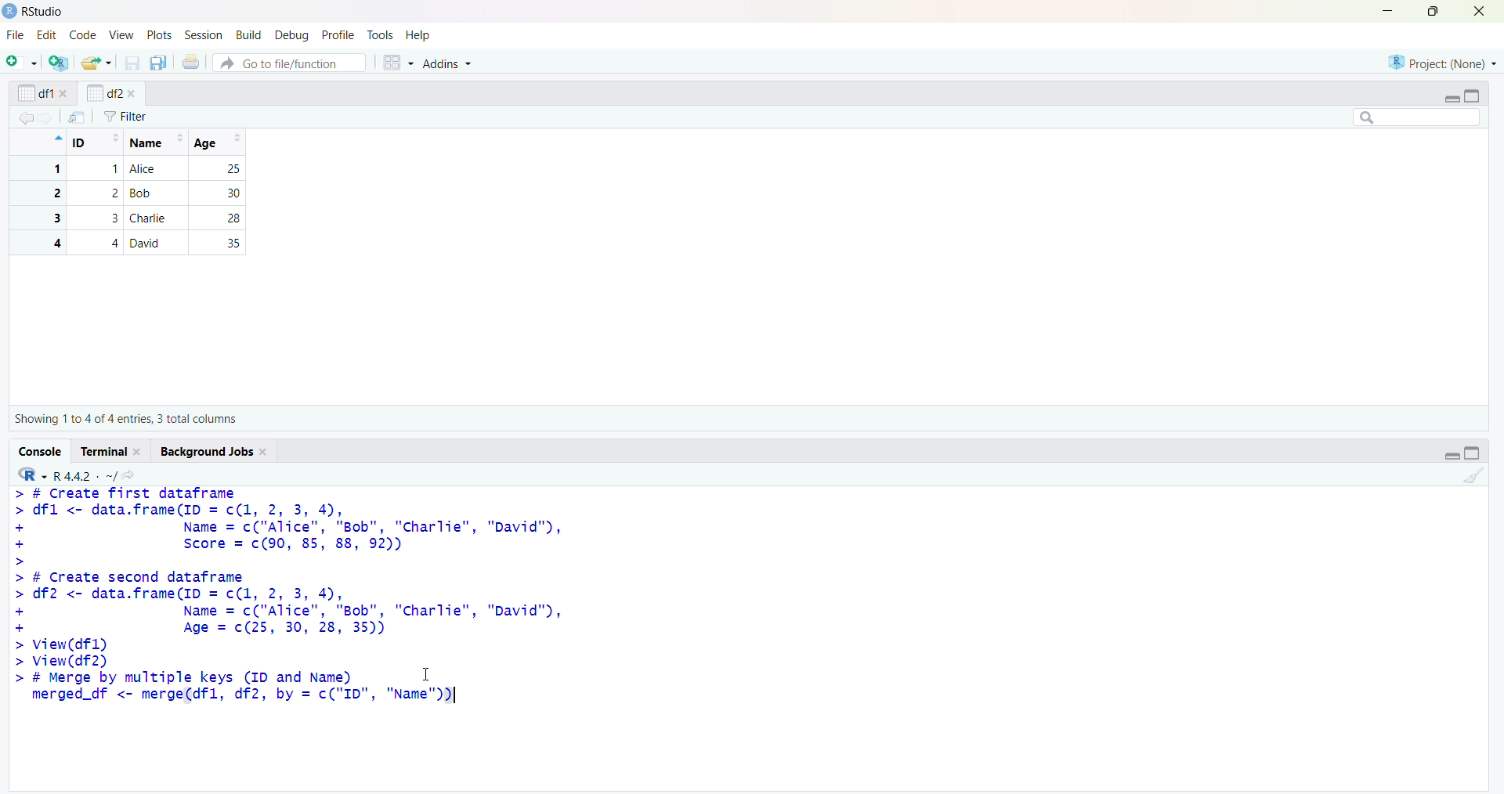 The height and width of the screenshot is (794, 1504). I want to click on cursor, so click(427, 673).